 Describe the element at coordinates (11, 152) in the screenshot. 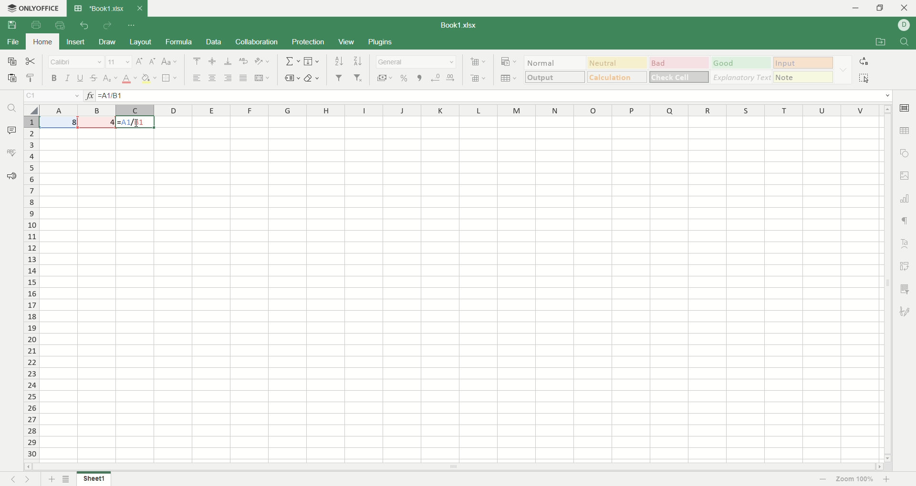

I see `spell check` at that location.